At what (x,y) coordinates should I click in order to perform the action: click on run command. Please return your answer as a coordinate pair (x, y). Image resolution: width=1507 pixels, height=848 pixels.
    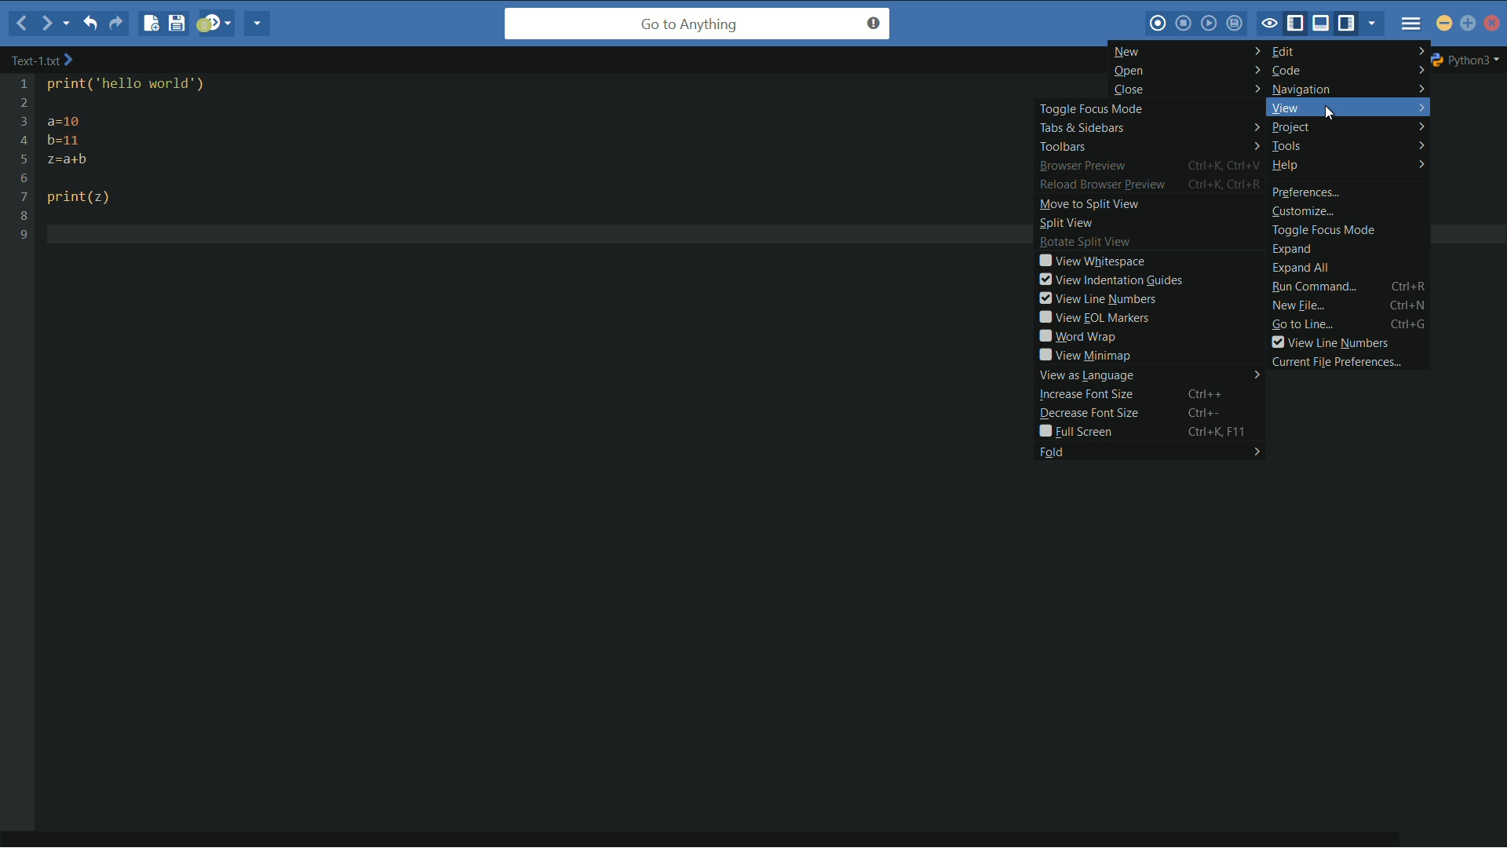
    Looking at the image, I should click on (1315, 287).